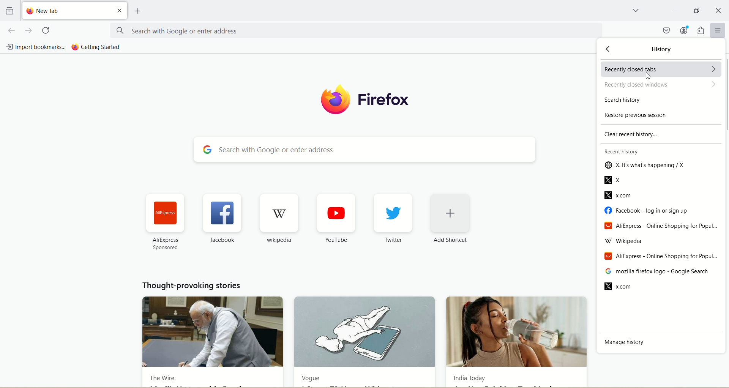  What do you see at coordinates (650, 166) in the screenshot?
I see `X. it's what happening` at bounding box center [650, 166].